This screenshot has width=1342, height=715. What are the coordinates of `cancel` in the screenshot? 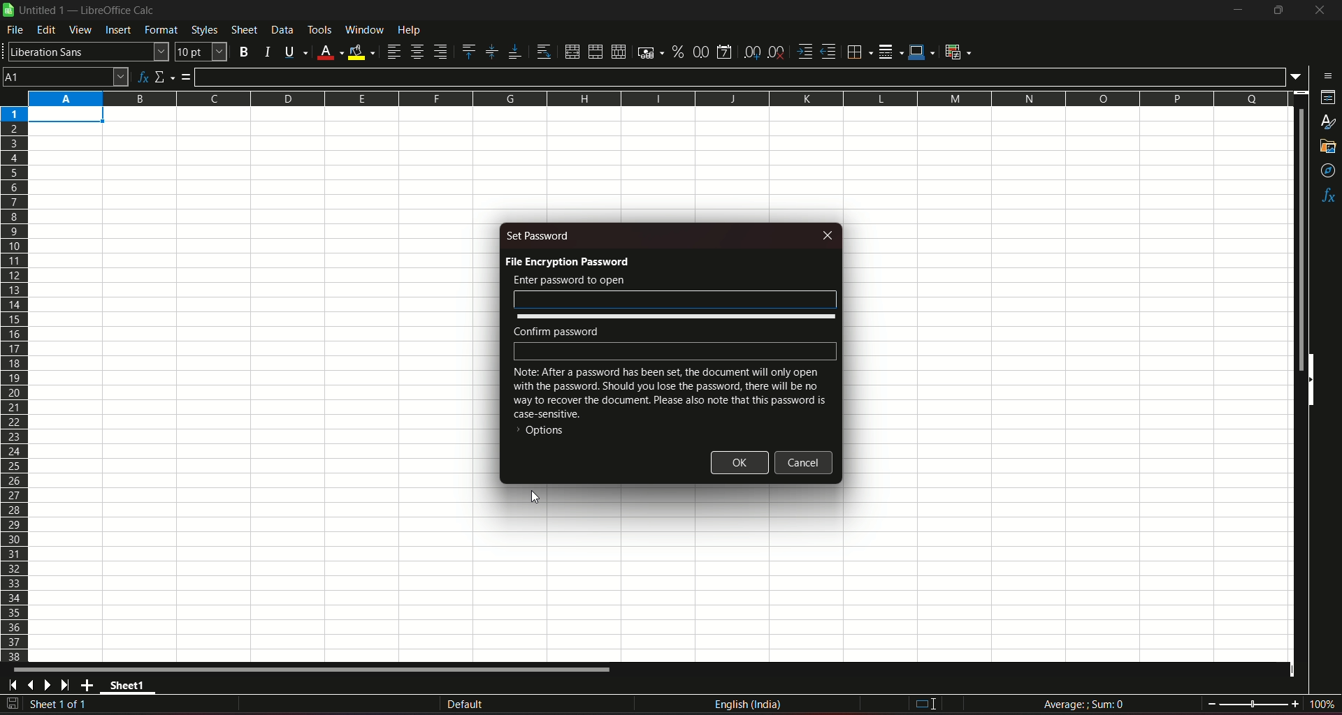 It's located at (804, 463).